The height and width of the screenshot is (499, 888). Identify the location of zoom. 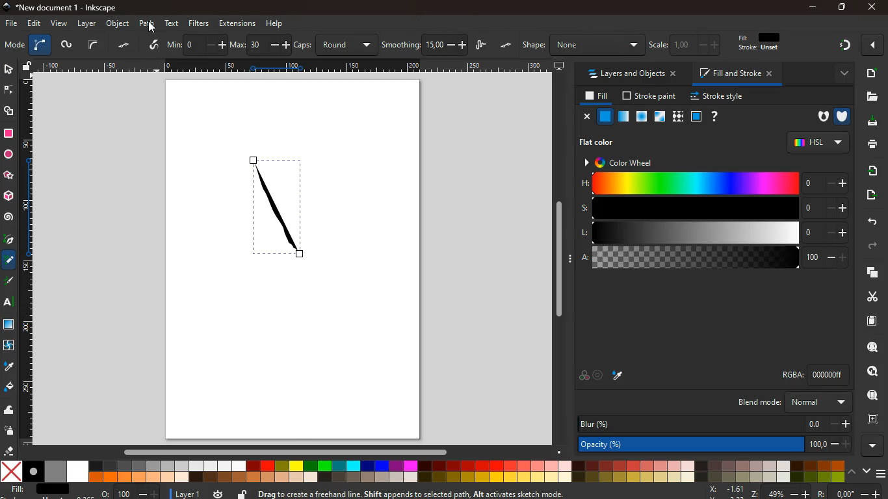
(794, 492).